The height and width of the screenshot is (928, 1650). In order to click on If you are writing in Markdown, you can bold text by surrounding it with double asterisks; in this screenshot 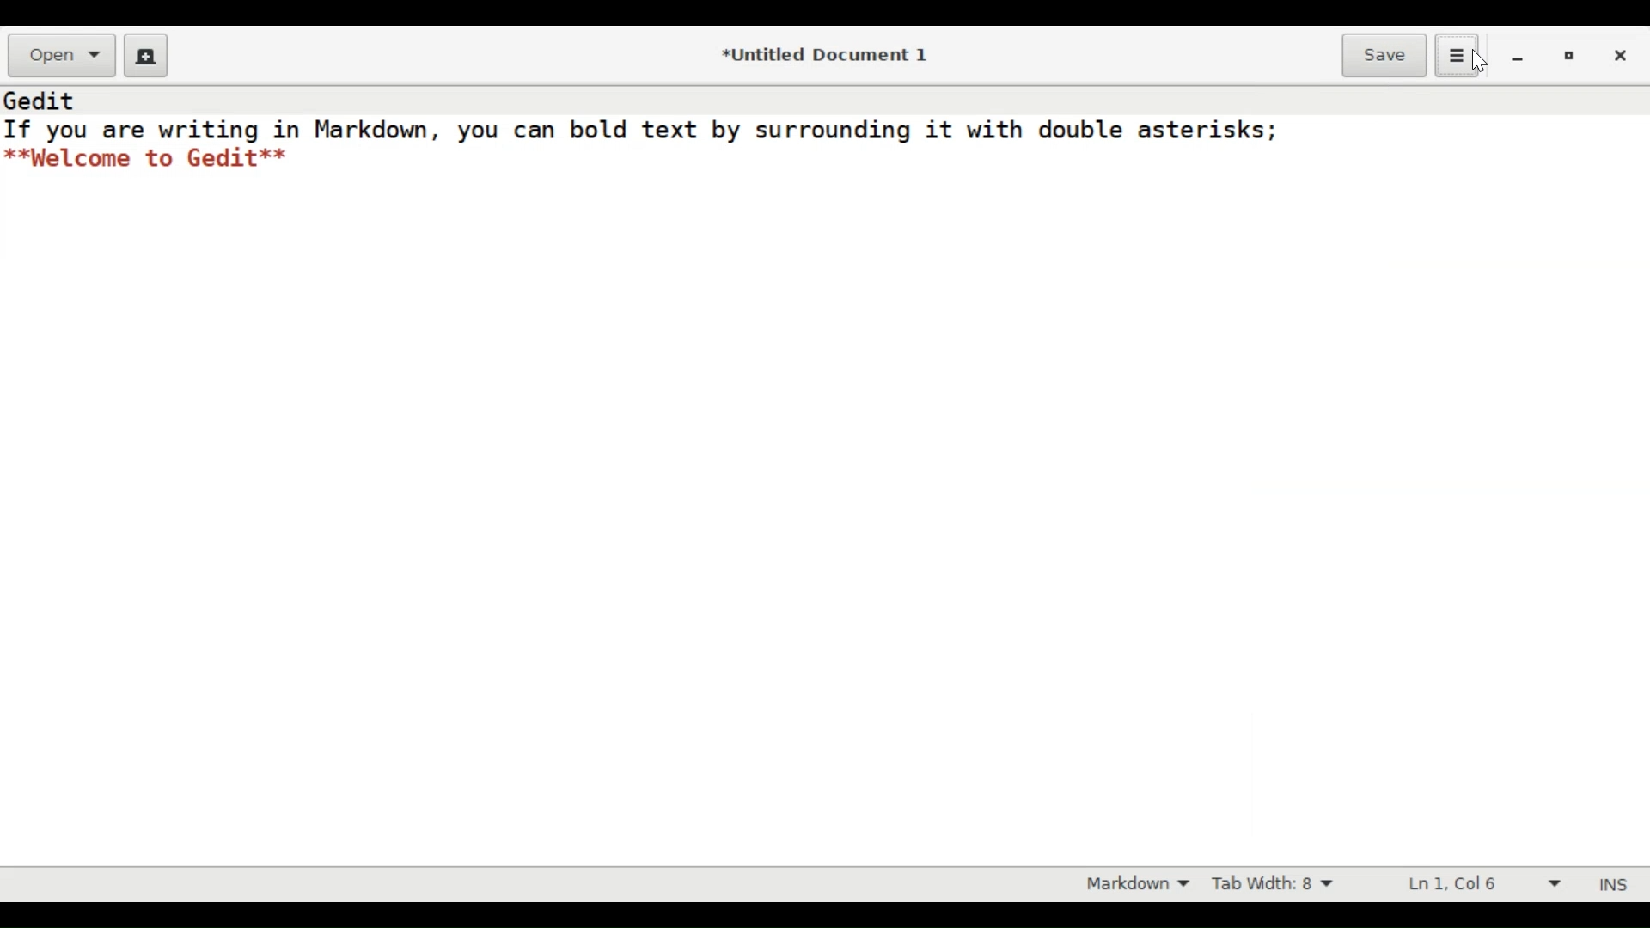, I will do `click(642, 128)`.